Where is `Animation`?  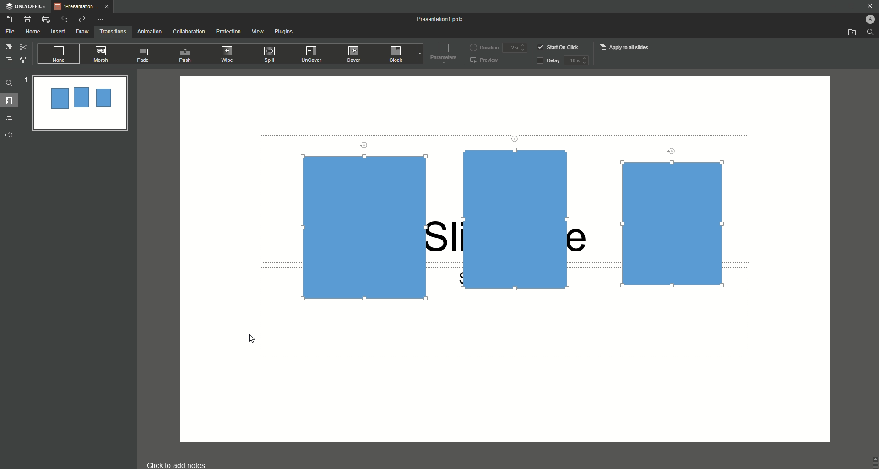
Animation is located at coordinates (149, 32).